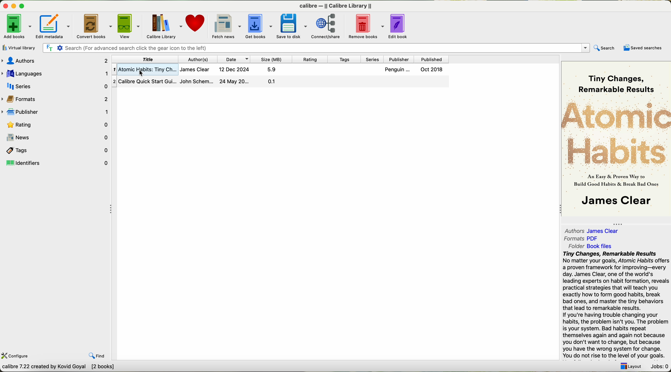 Image resolution: width=671 pixels, height=372 pixels. Describe the element at coordinates (54, 61) in the screenshot. I see `authors` at that location.